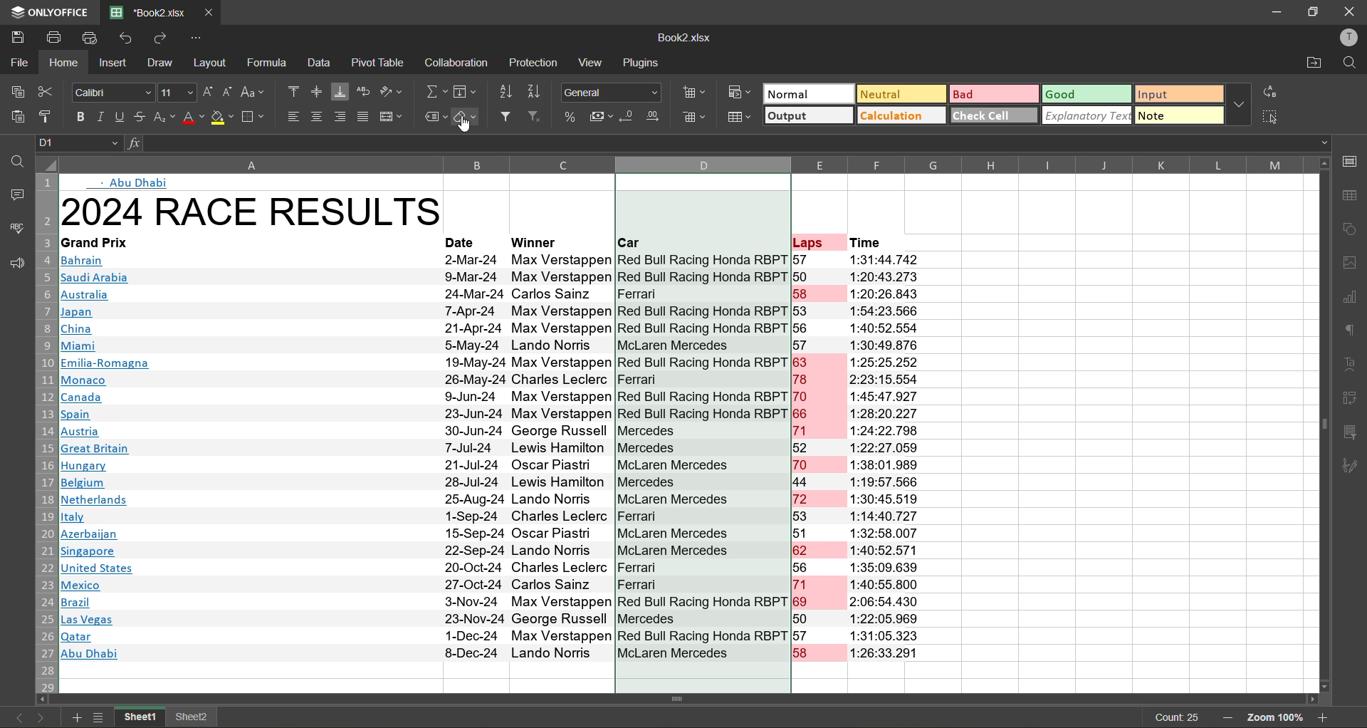  What do you see at coordinates (590, 62) in the screenshot?
I see `view` at bounding box center [590, 62].